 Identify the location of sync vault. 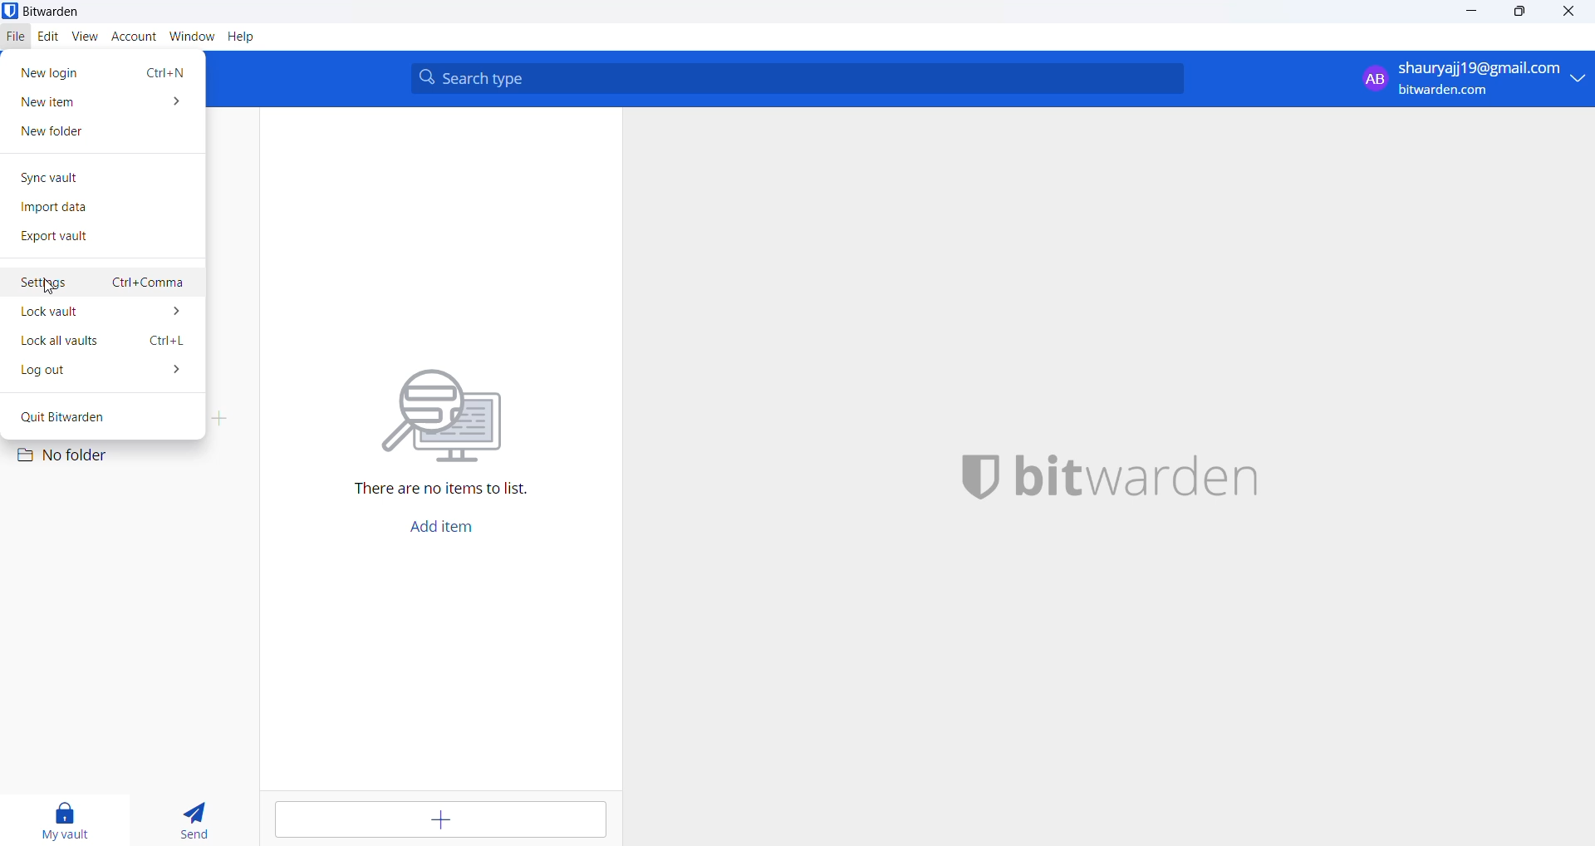
(97, 176).